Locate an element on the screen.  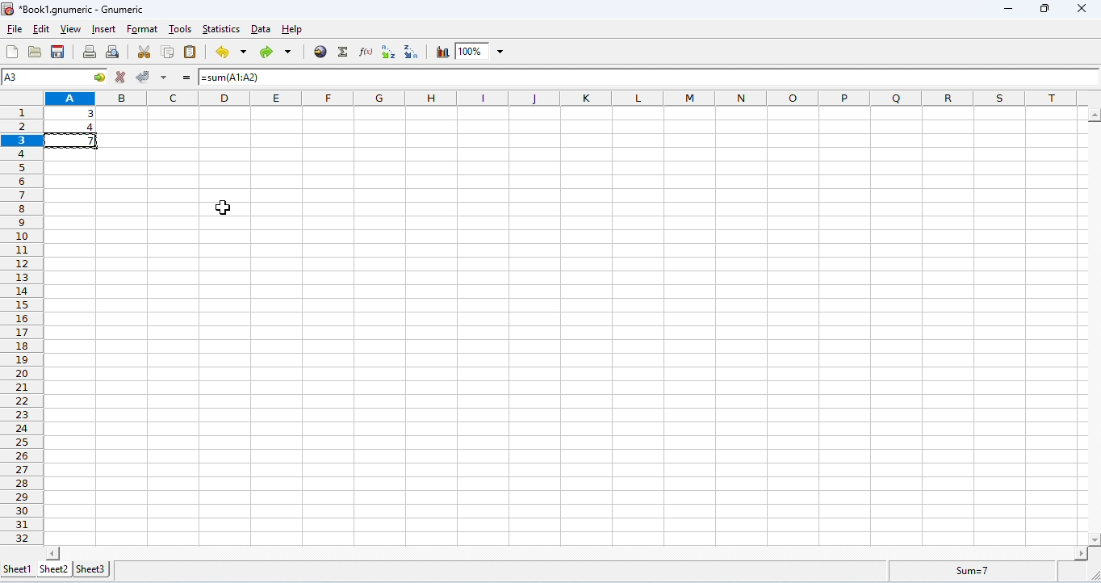
data is located at coordinates (82, 119).